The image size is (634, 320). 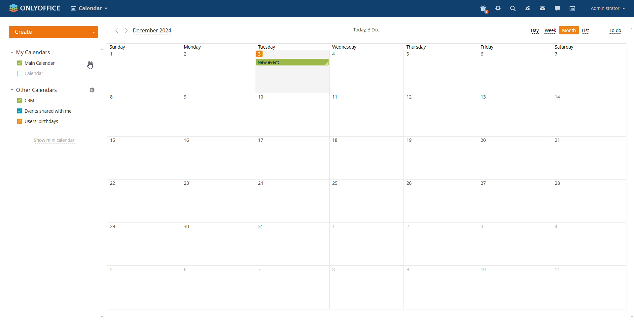 What do you see at coordinates (353, 47) in the screenshot?
I see `wednesday` at bounding box center [353, 47].